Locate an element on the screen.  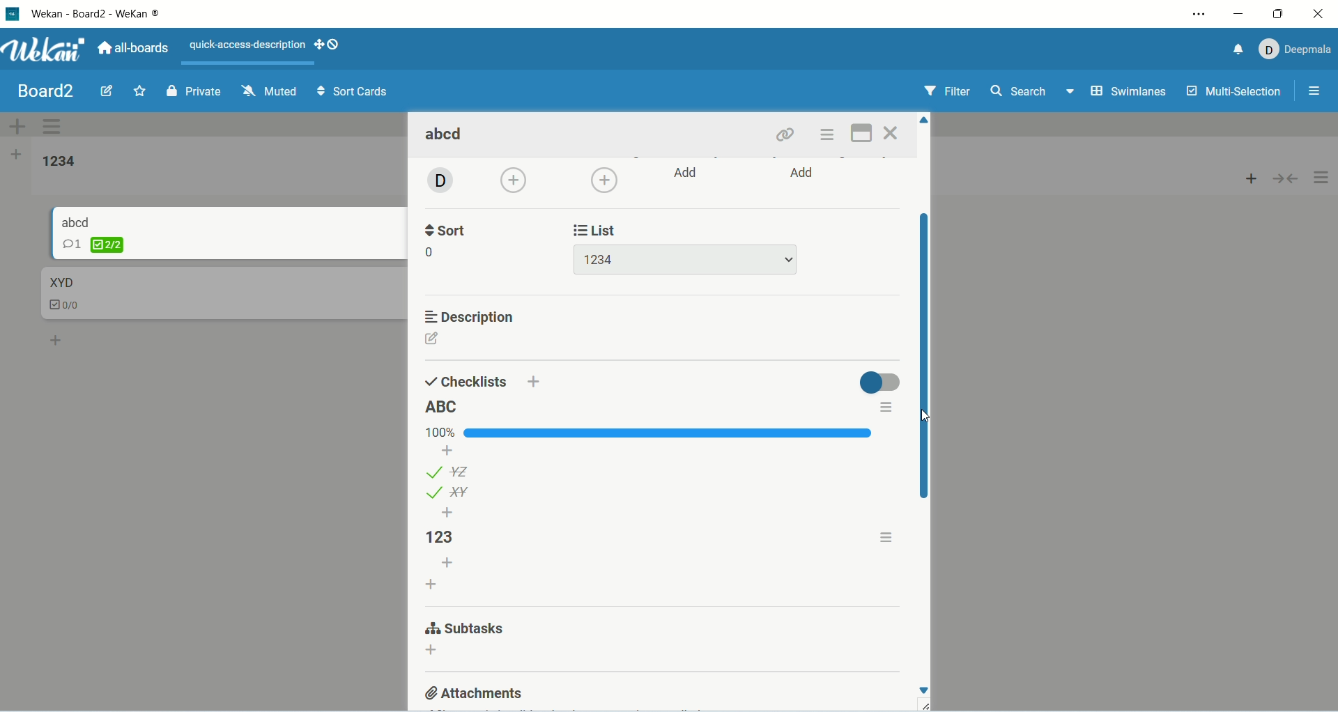
multi-selection is located at coordinates (1236, 93).